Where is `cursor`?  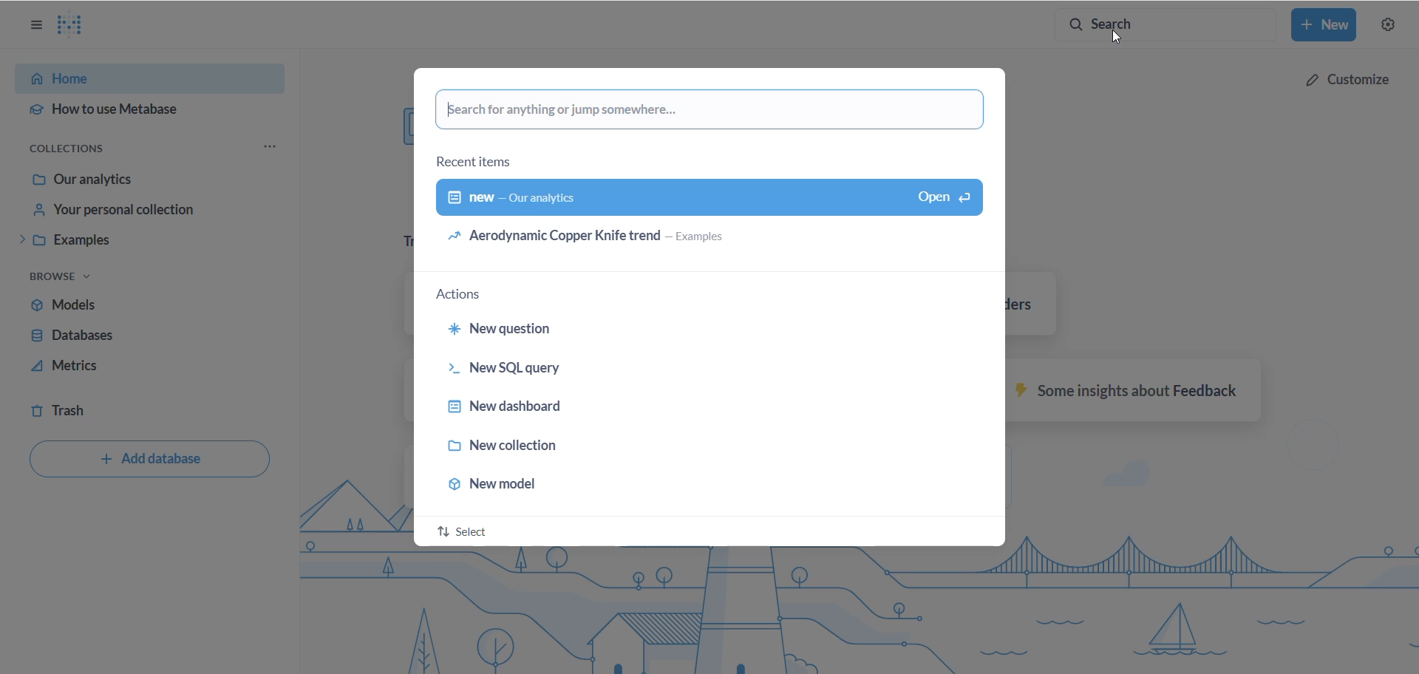
cursor is located at coordinates (1123, 35).